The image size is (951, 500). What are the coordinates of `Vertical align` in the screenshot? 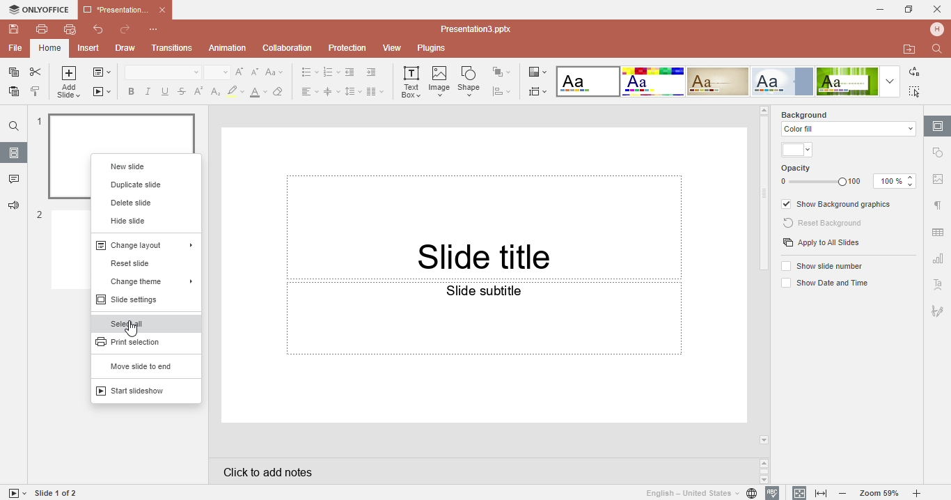 It's located at (332, 91).